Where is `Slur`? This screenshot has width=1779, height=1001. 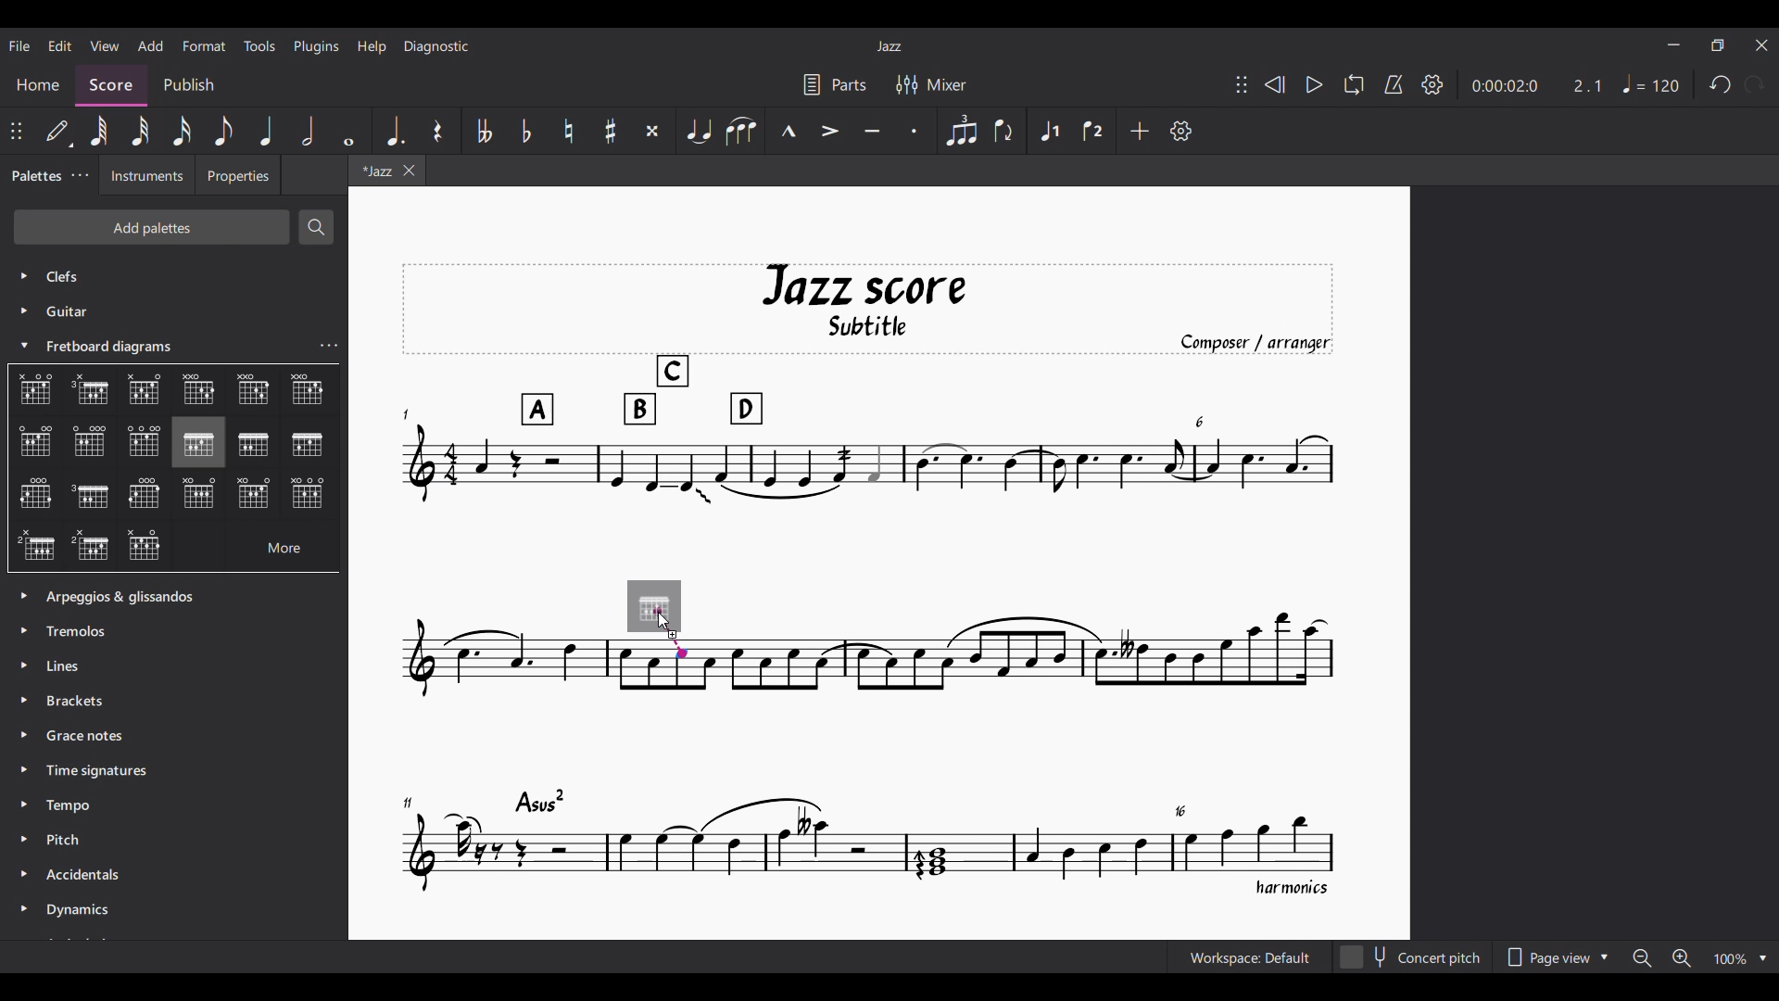 Slur is located at coordinates (740, 132).